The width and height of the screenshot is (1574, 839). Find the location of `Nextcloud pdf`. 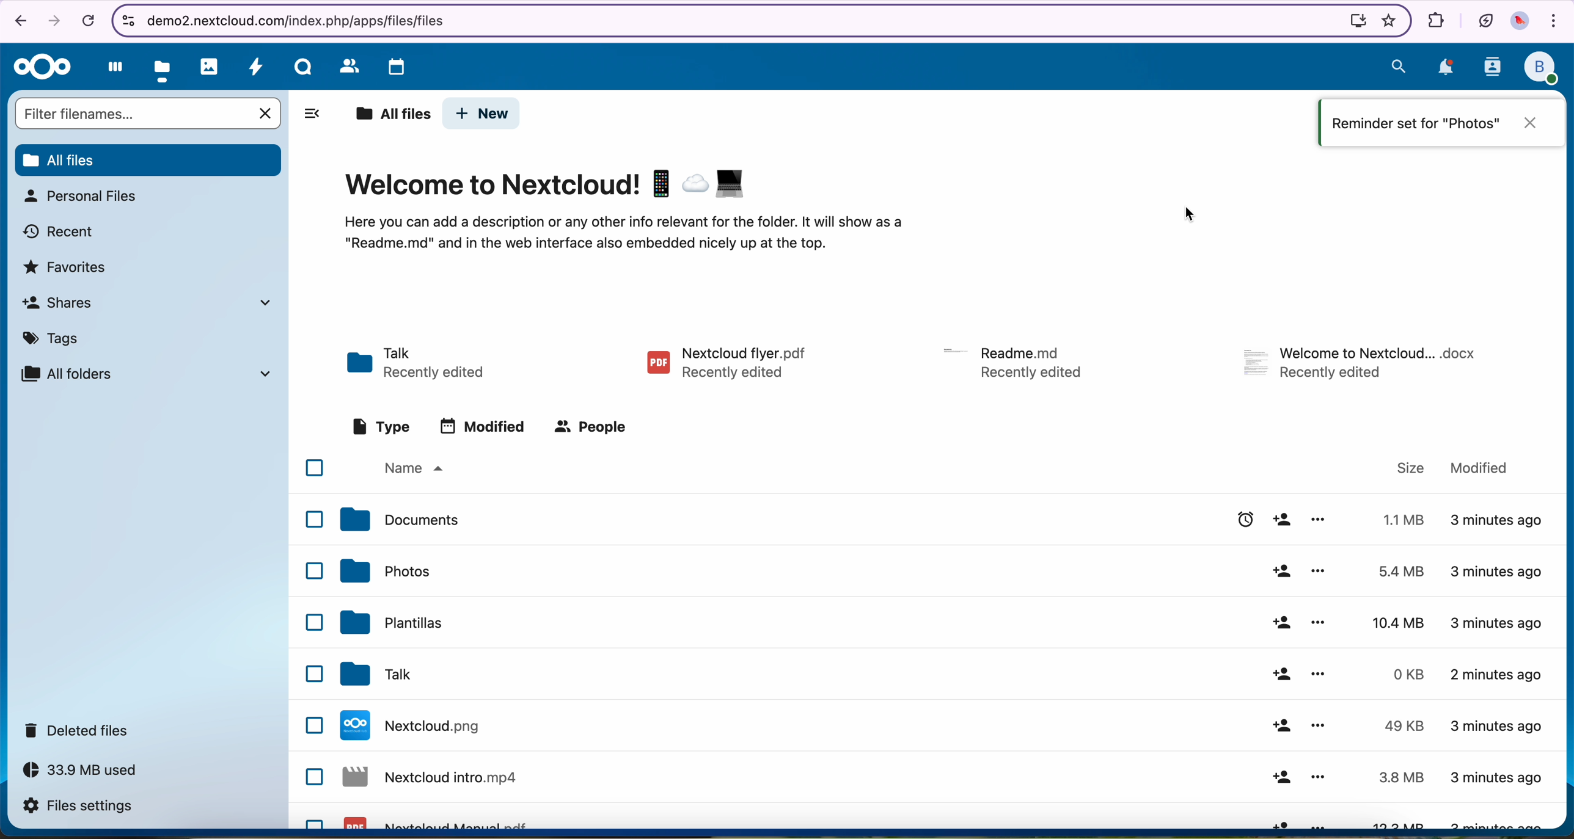

Nextcloud pdf is located at coordinates (441, 821).